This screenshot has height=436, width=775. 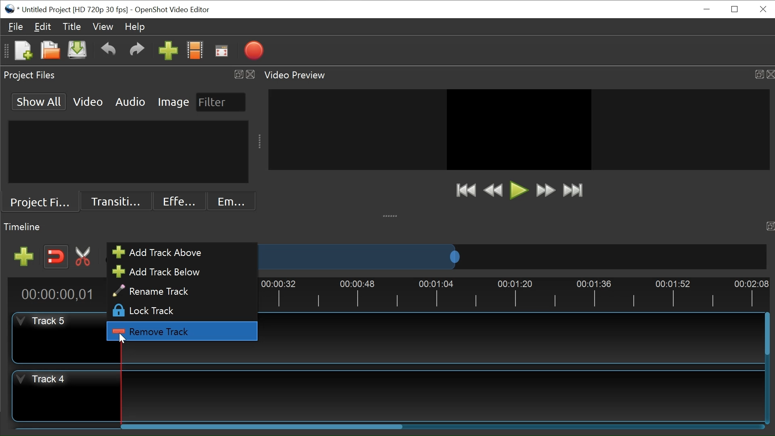 I want to click on Video, so click(x=88, y=101).